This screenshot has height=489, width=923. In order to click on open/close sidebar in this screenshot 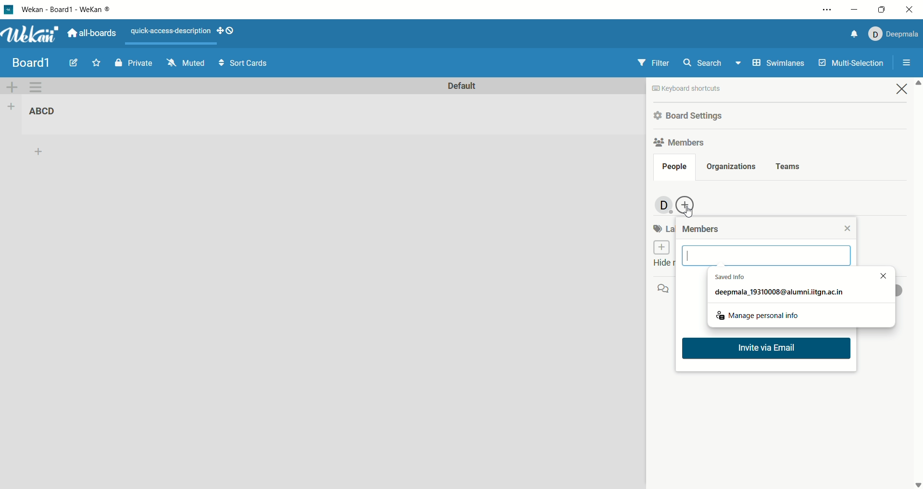, I will do `click(907, 63)`.